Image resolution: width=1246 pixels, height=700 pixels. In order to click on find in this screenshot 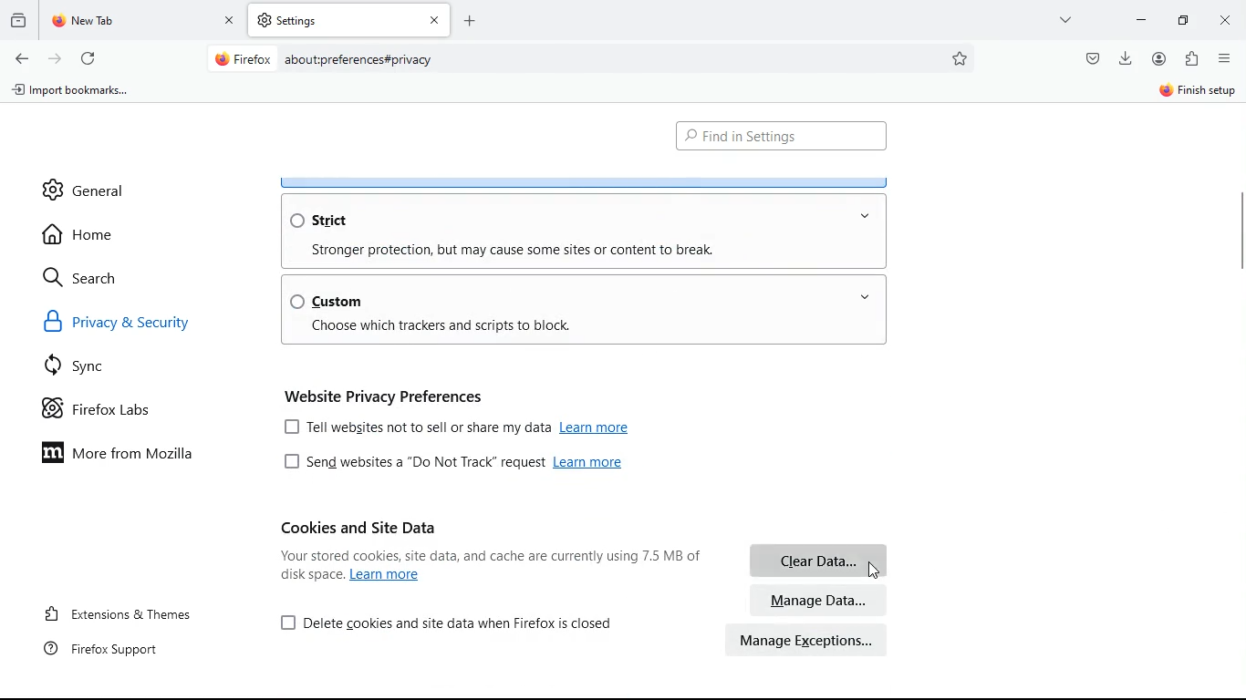, I will do `click(781, 137)`.